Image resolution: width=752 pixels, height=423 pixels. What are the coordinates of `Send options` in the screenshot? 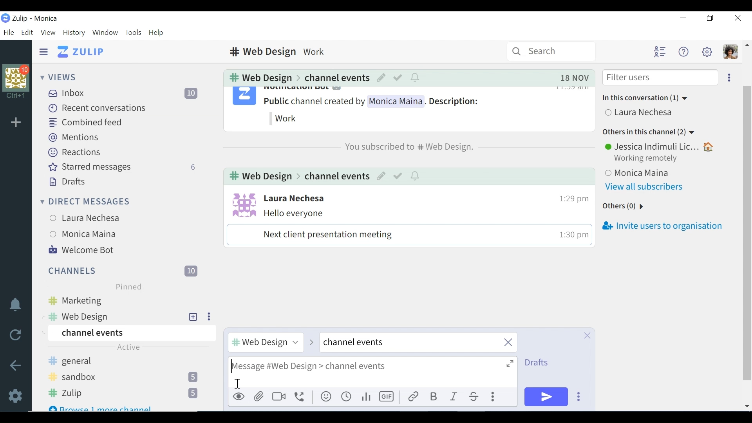 It's located at (579, 397).